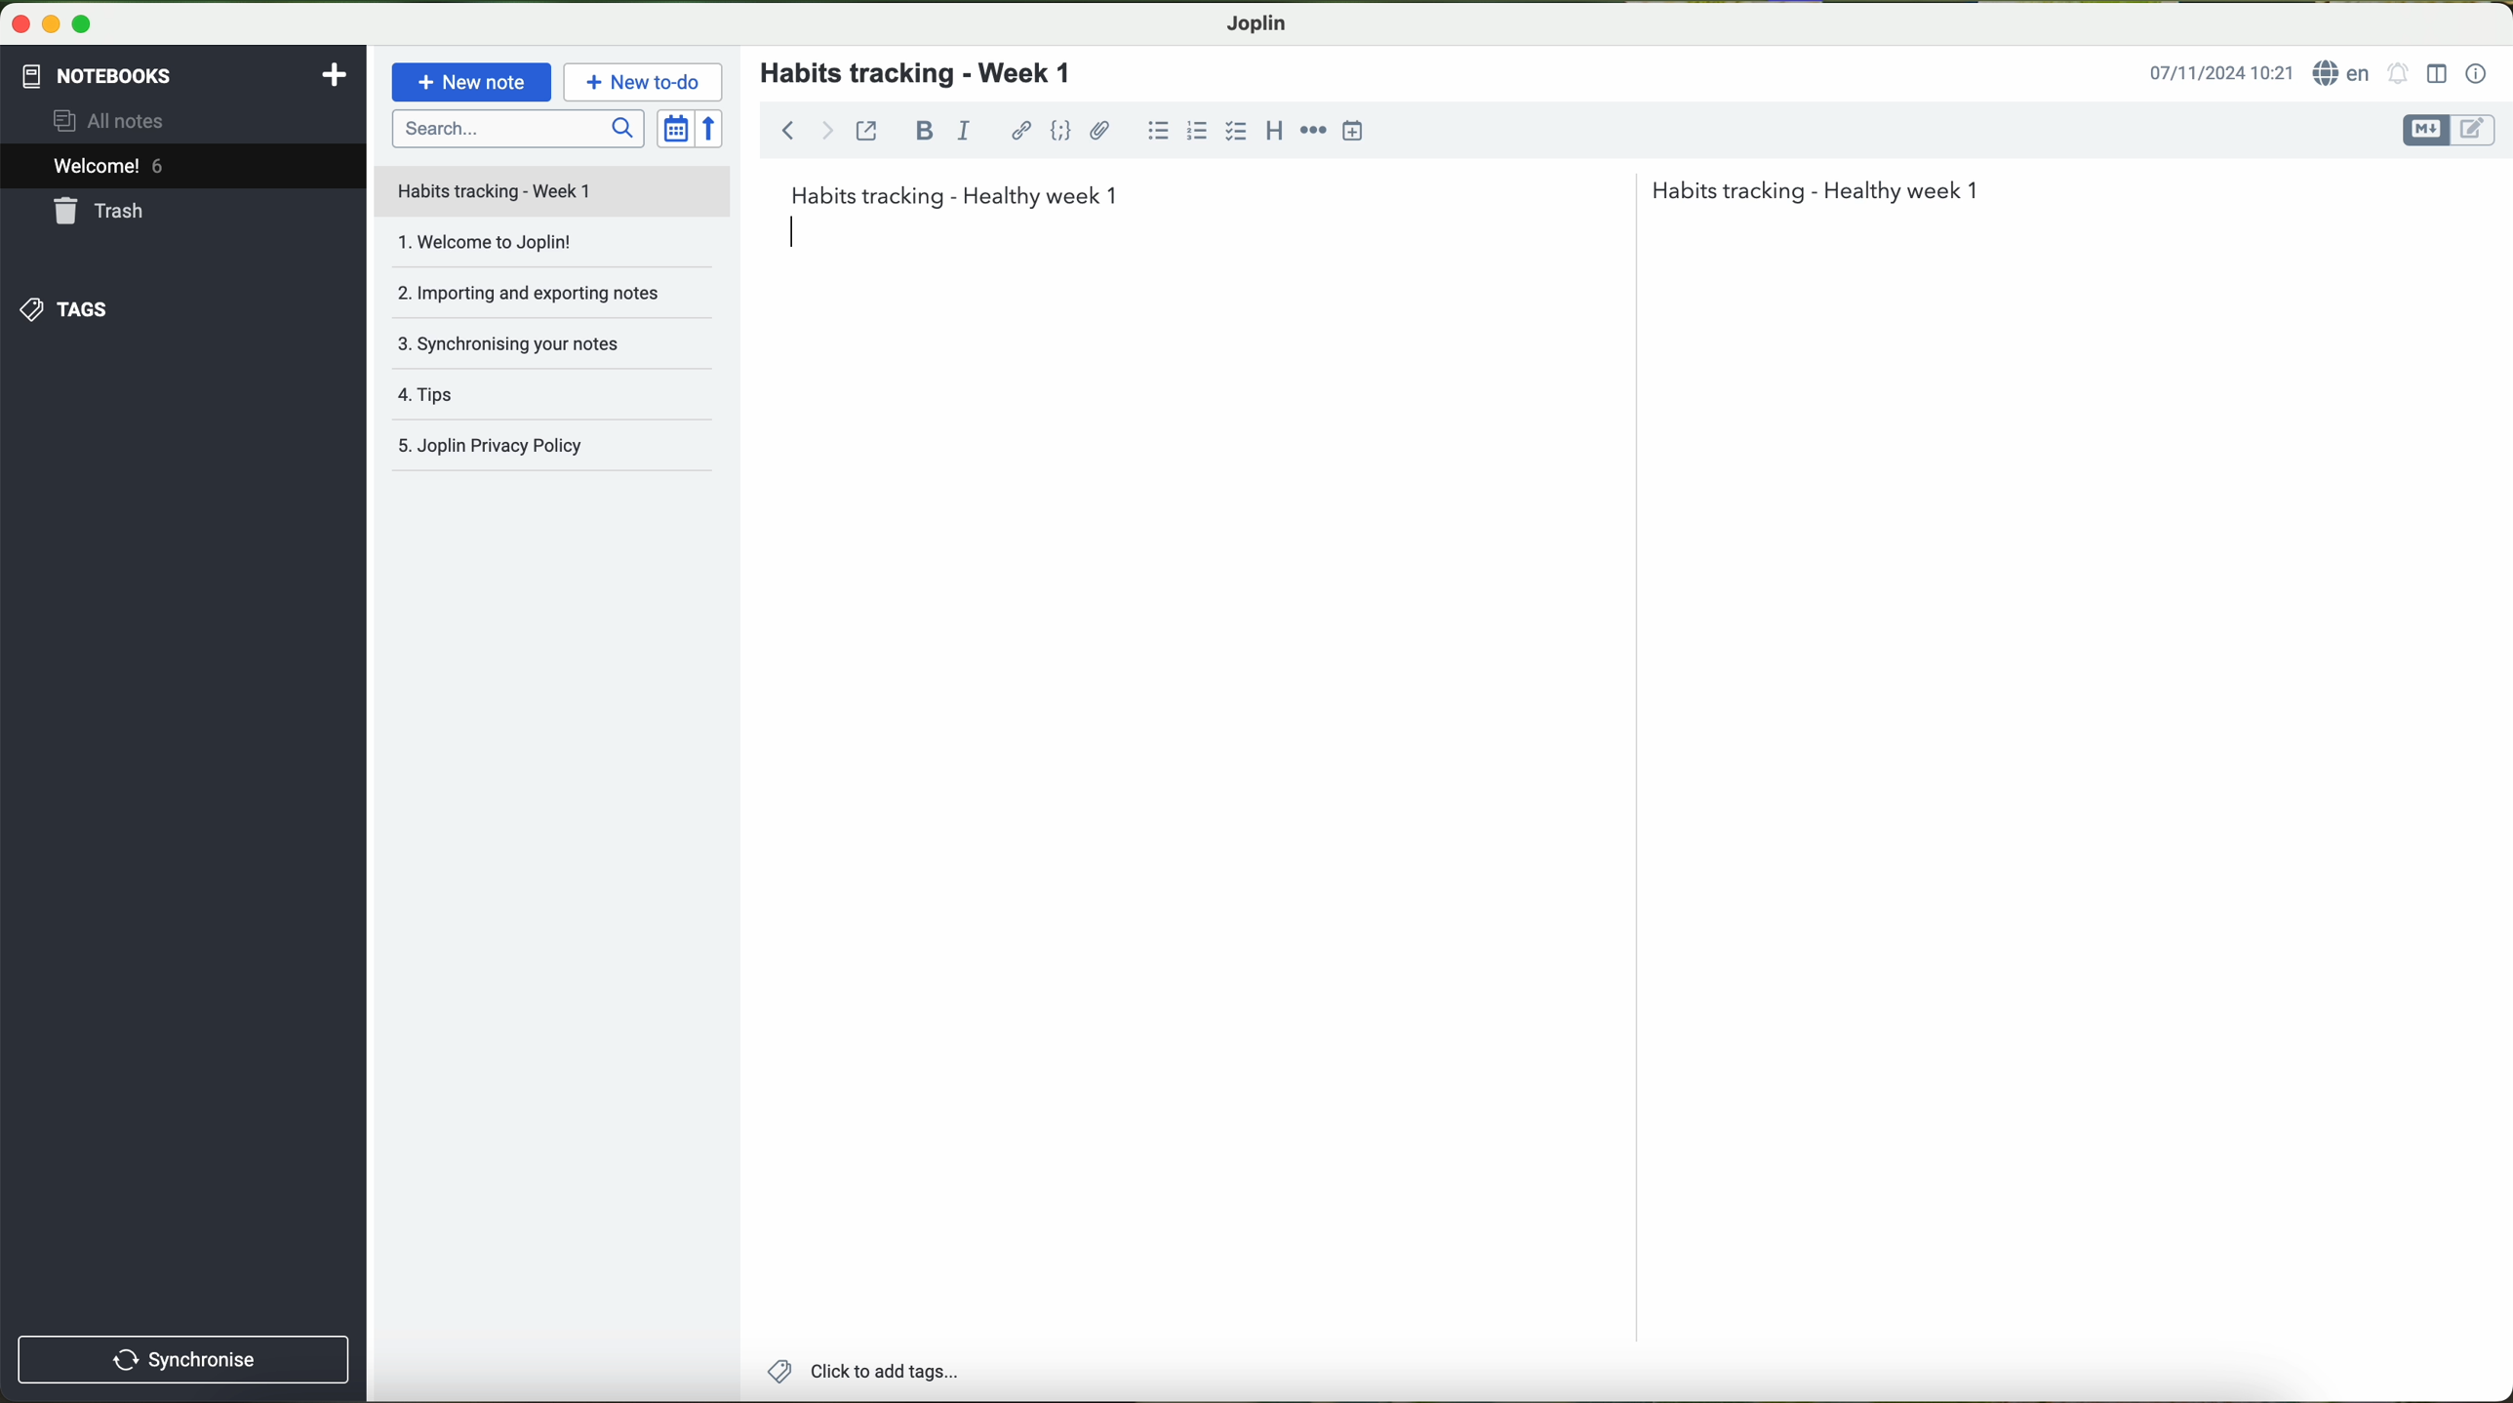  Describe the element at coordinates (866, 130) in the screenshot. I see `toggle external editing` at that location.